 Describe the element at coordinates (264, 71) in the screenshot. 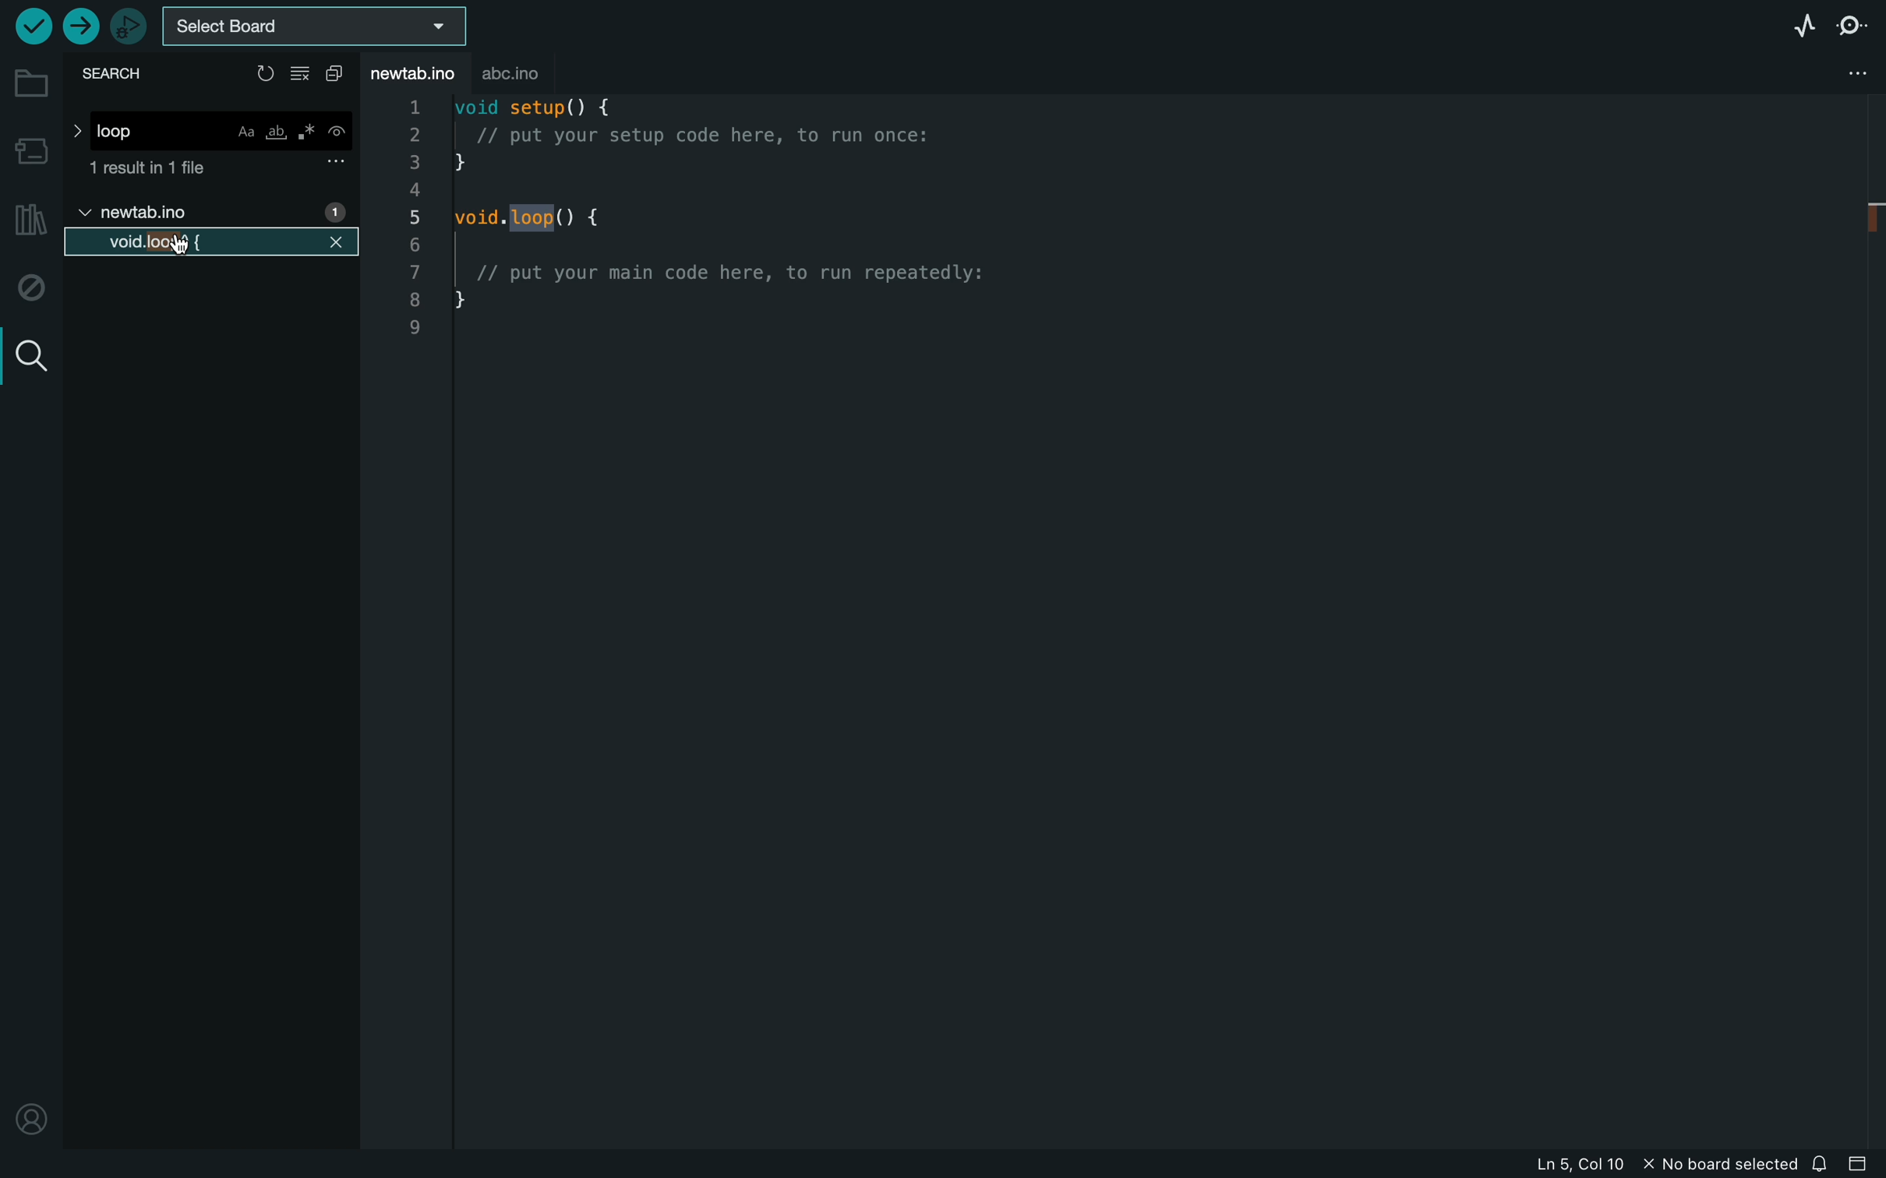

I see `refresh` at that location.